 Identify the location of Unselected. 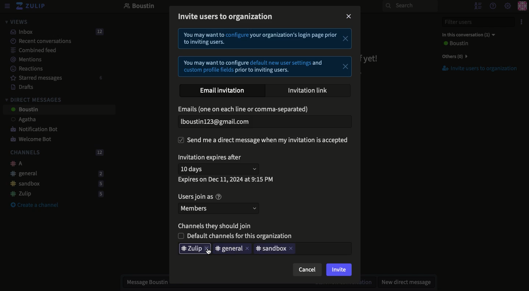
(238, 236).